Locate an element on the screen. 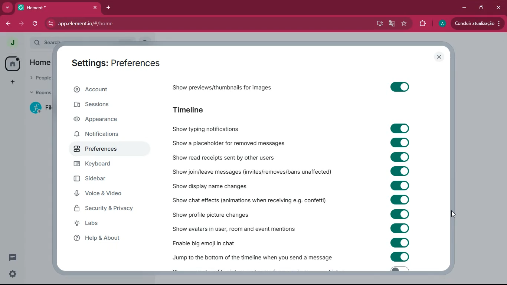  forward is located at coordinates (23, 24).